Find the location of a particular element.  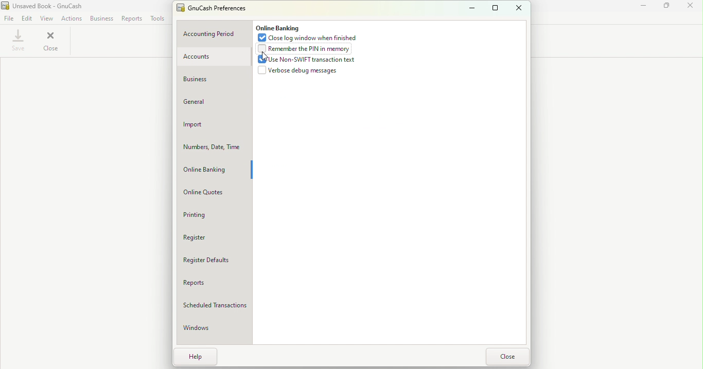

Minimize is located at coordinates (645, 8).